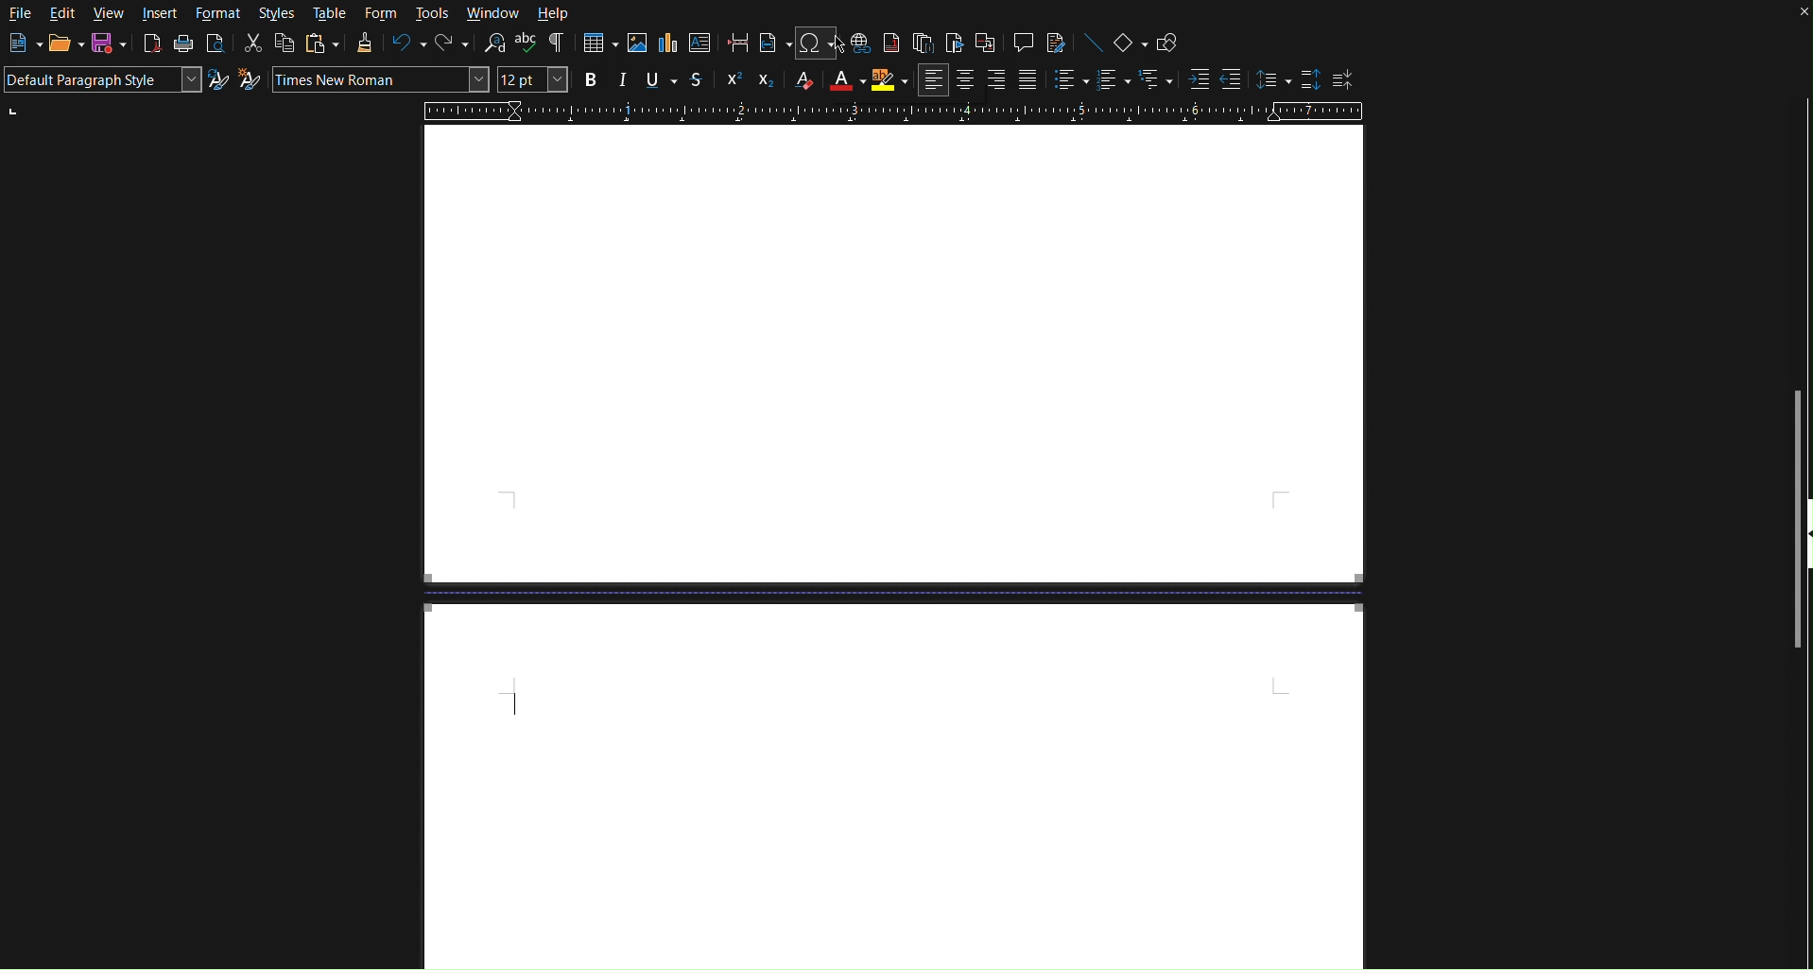  Describe the element at coordinates (1231, 79) in the screenshot. I see `Decrease Indent` at that location.